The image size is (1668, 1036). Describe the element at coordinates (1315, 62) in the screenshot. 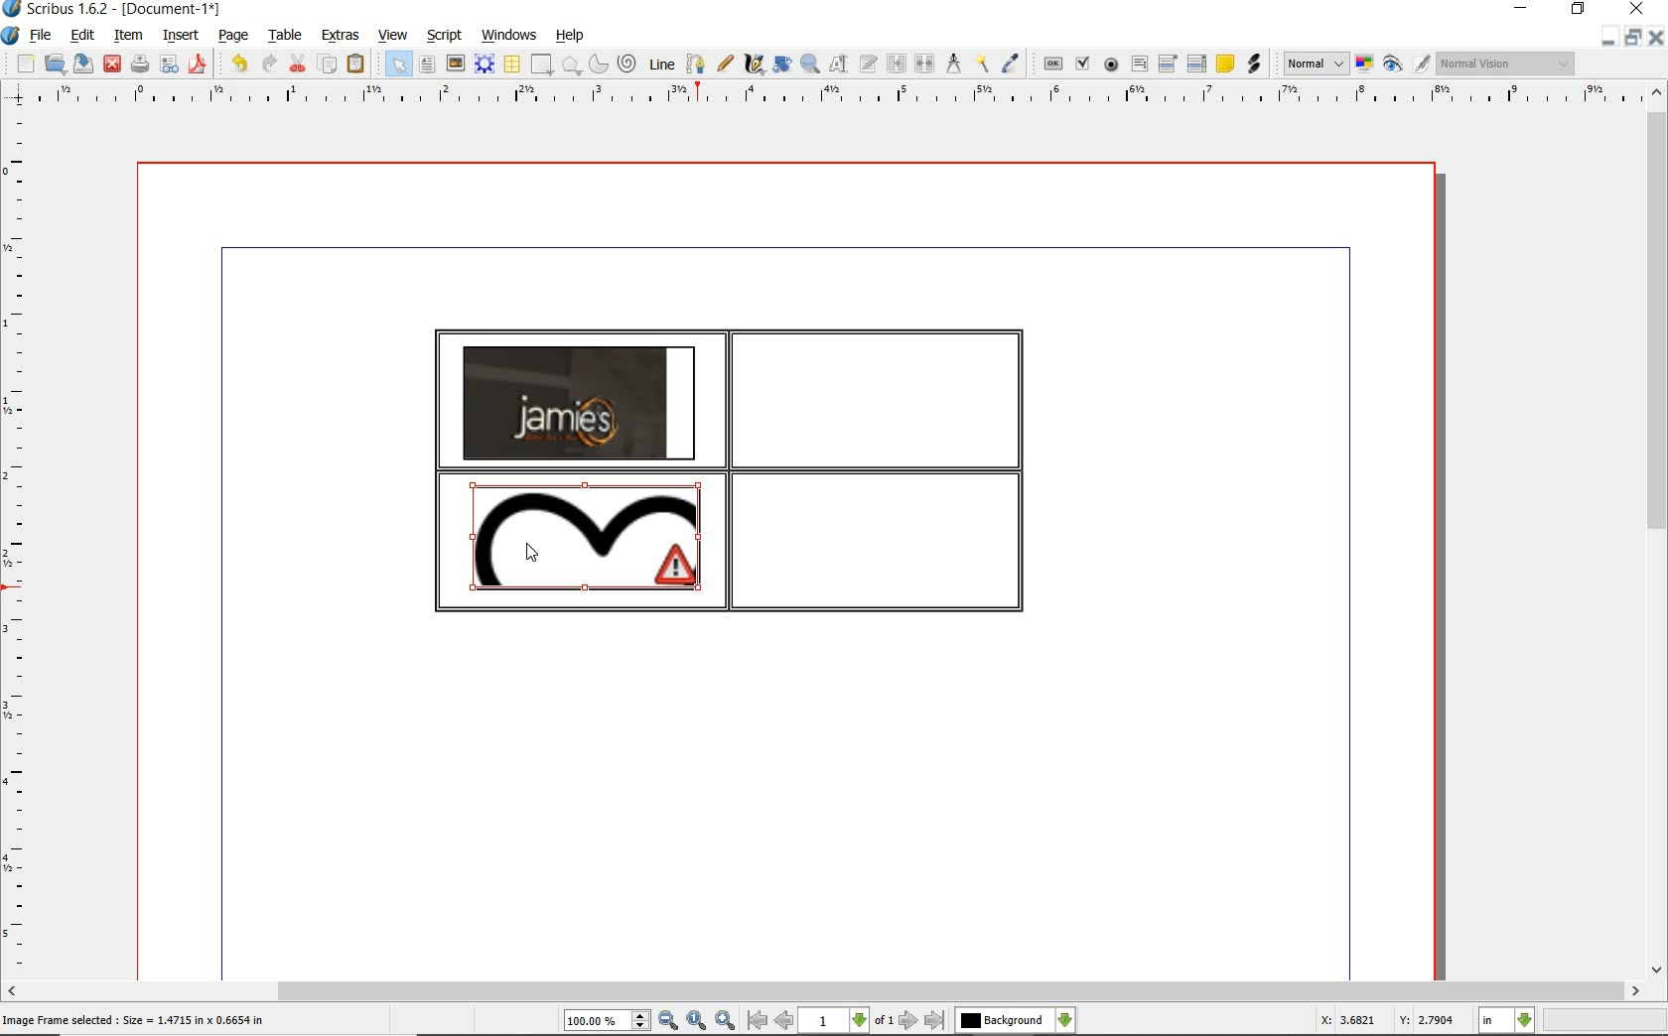

I see `image preview quality` at that location.